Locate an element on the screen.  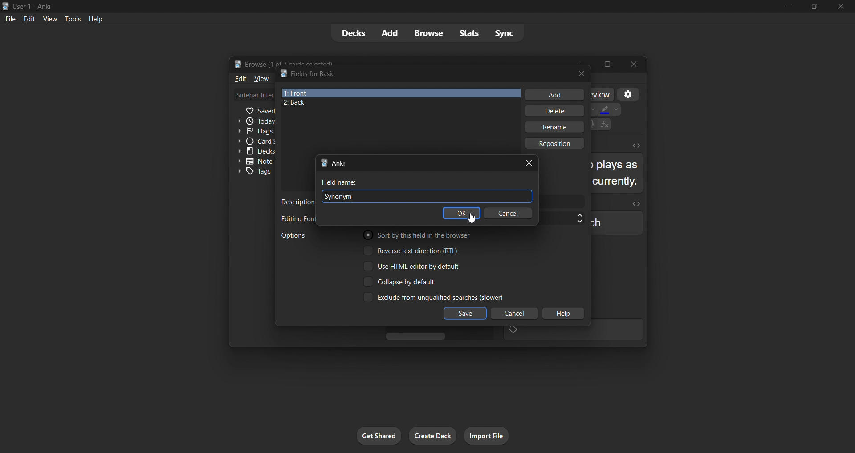
Down-arrow is located at coordinates (618, 109).